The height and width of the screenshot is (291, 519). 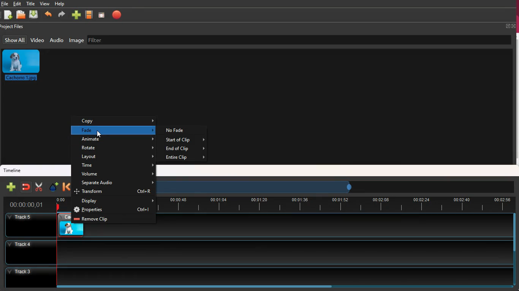 I want to click on animate, so click(x=119, y=140).